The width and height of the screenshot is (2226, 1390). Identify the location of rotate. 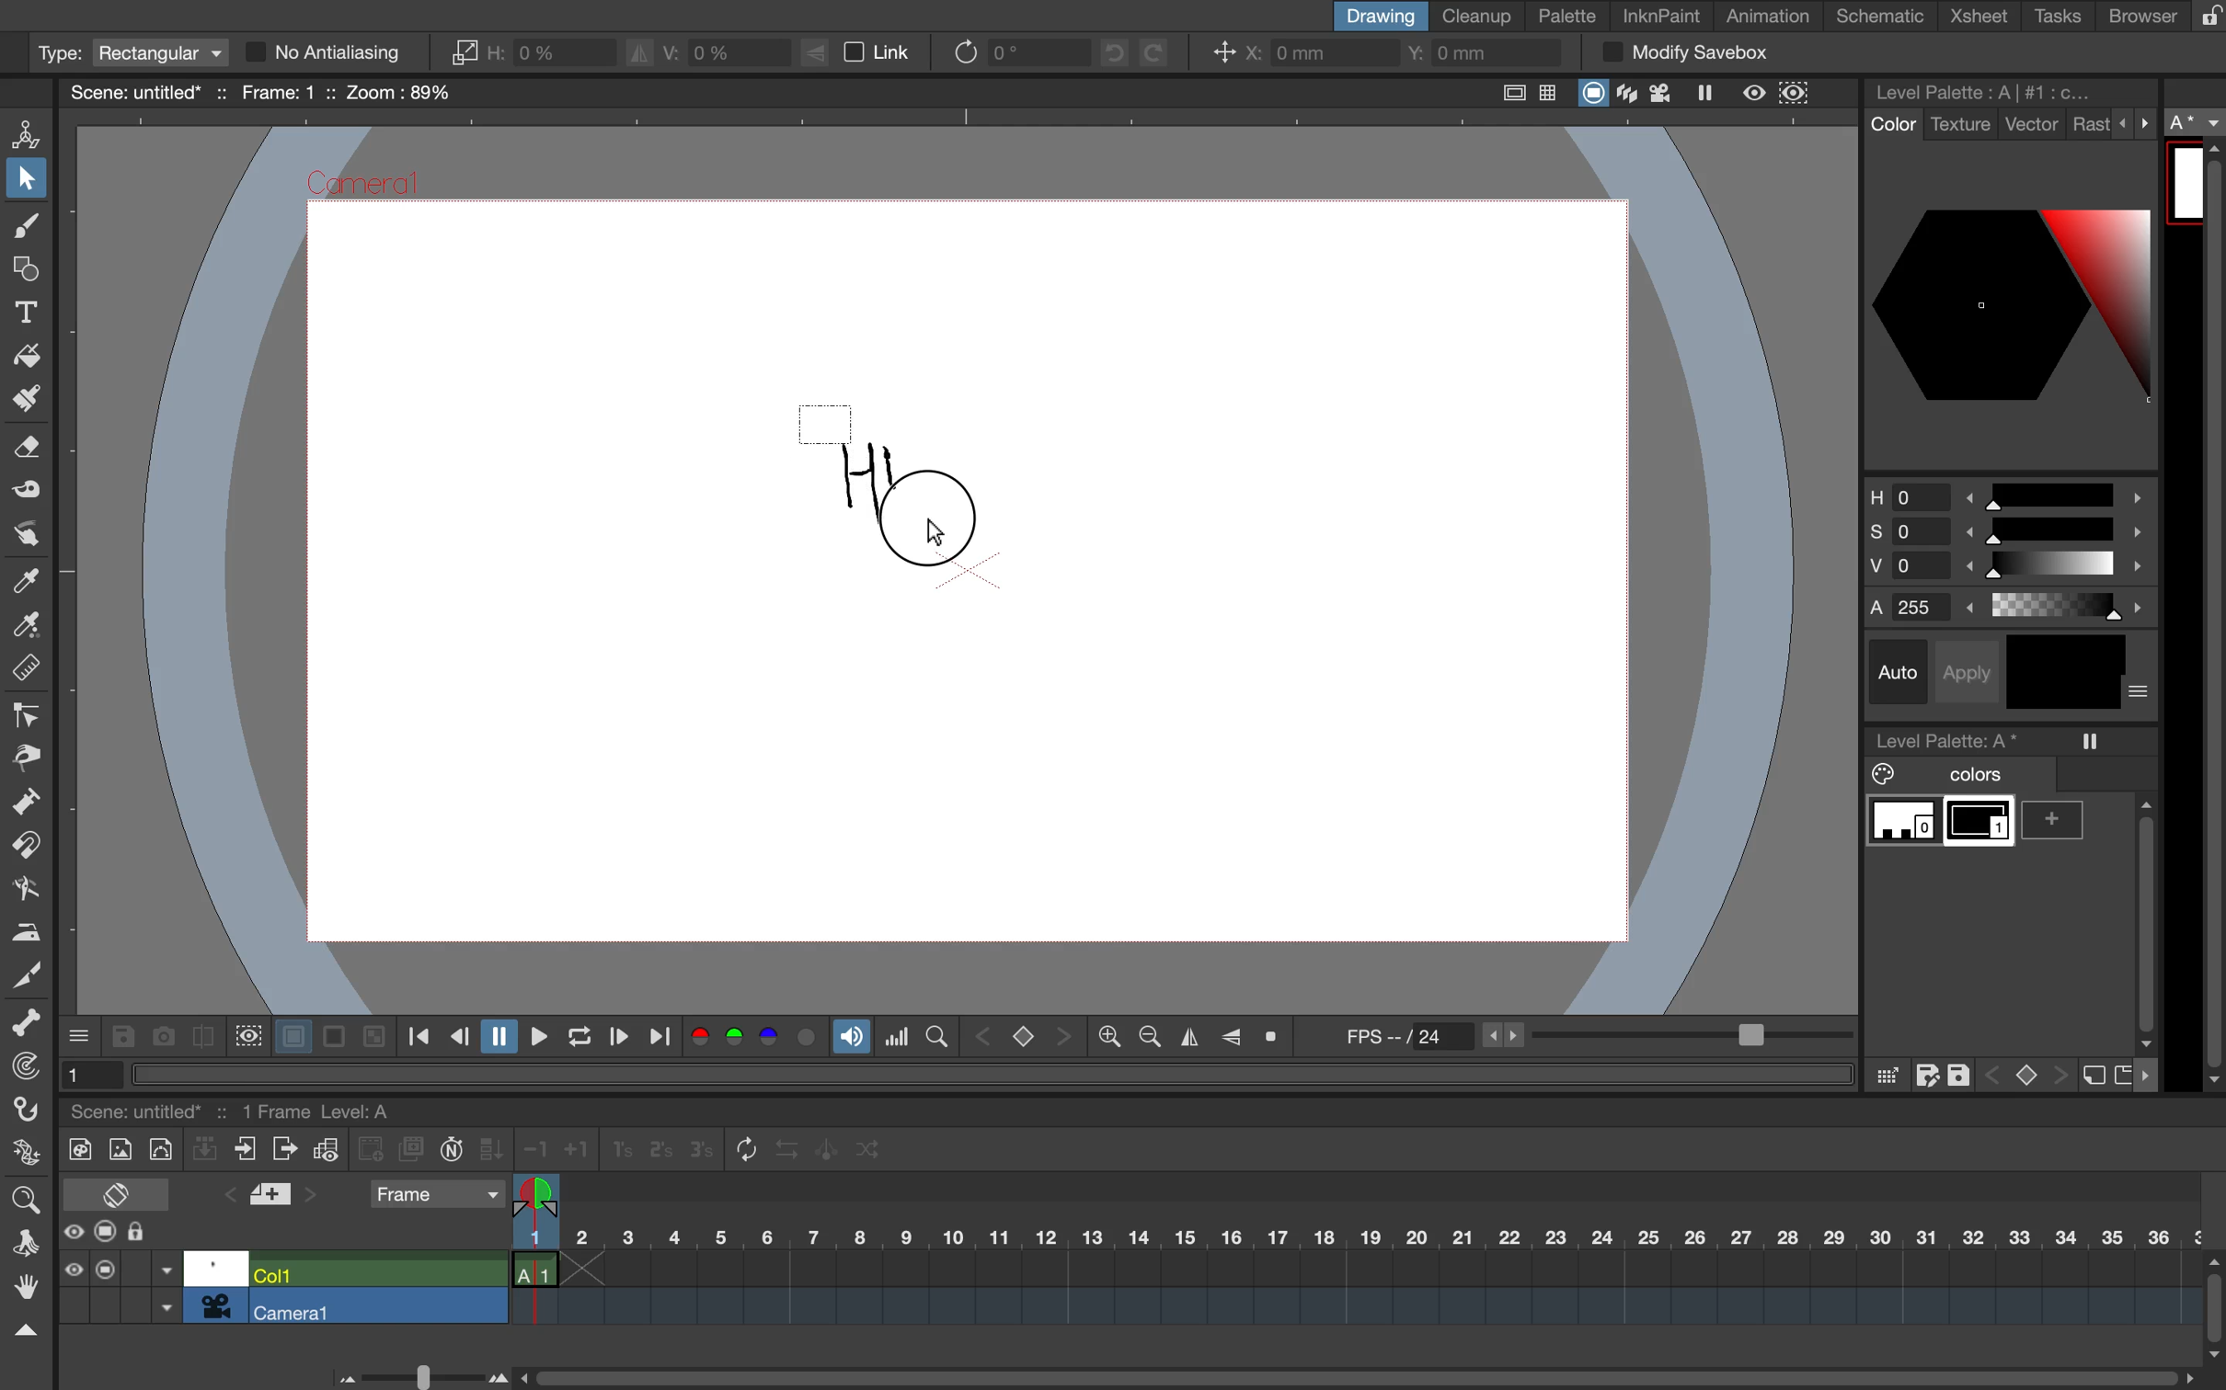
(1005, 51).